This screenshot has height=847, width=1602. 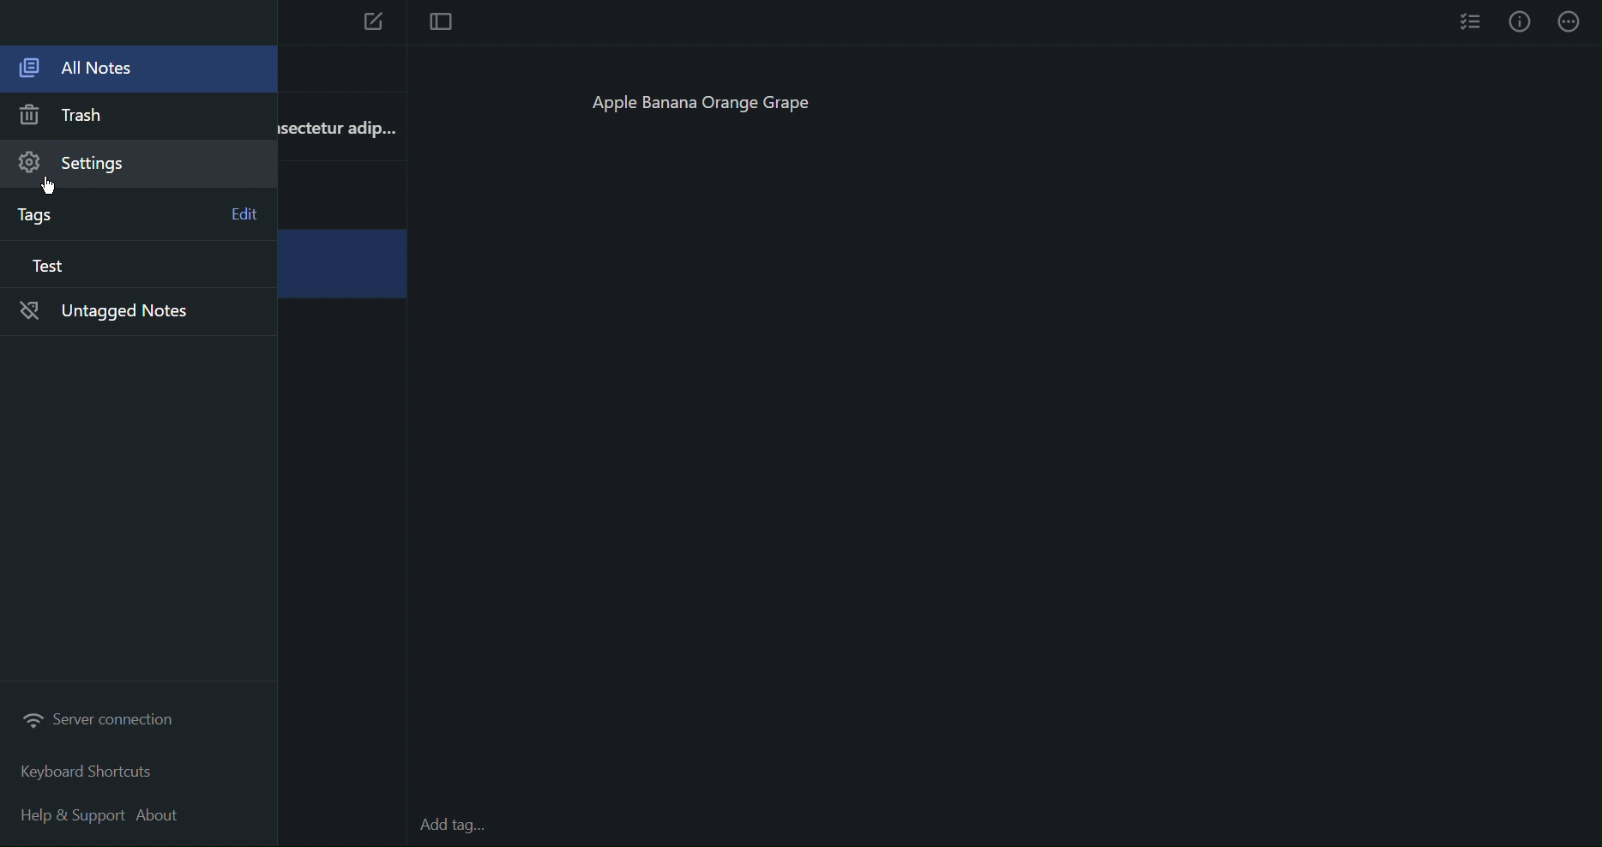 What do you see at coordinates (128, 72) in the screenshot?
I see `All Notes` at bounding box center [128, 72].